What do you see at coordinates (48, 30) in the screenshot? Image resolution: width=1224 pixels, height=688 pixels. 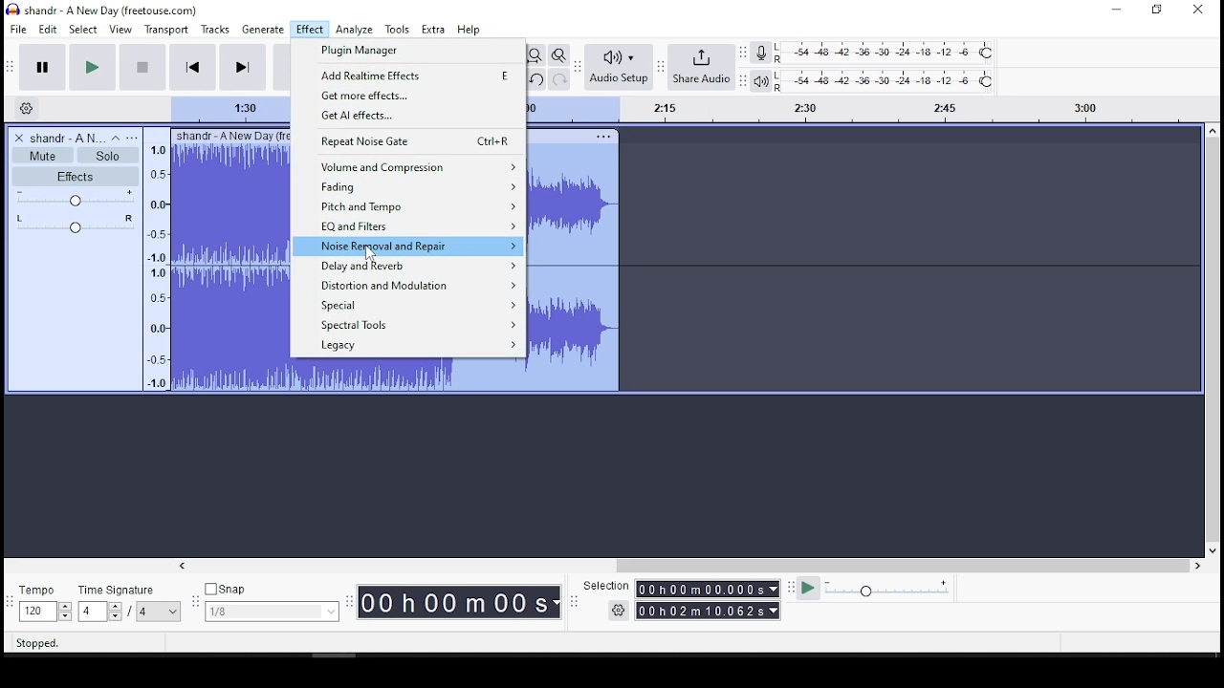 I see `edit` at bounding box center [48, 30].